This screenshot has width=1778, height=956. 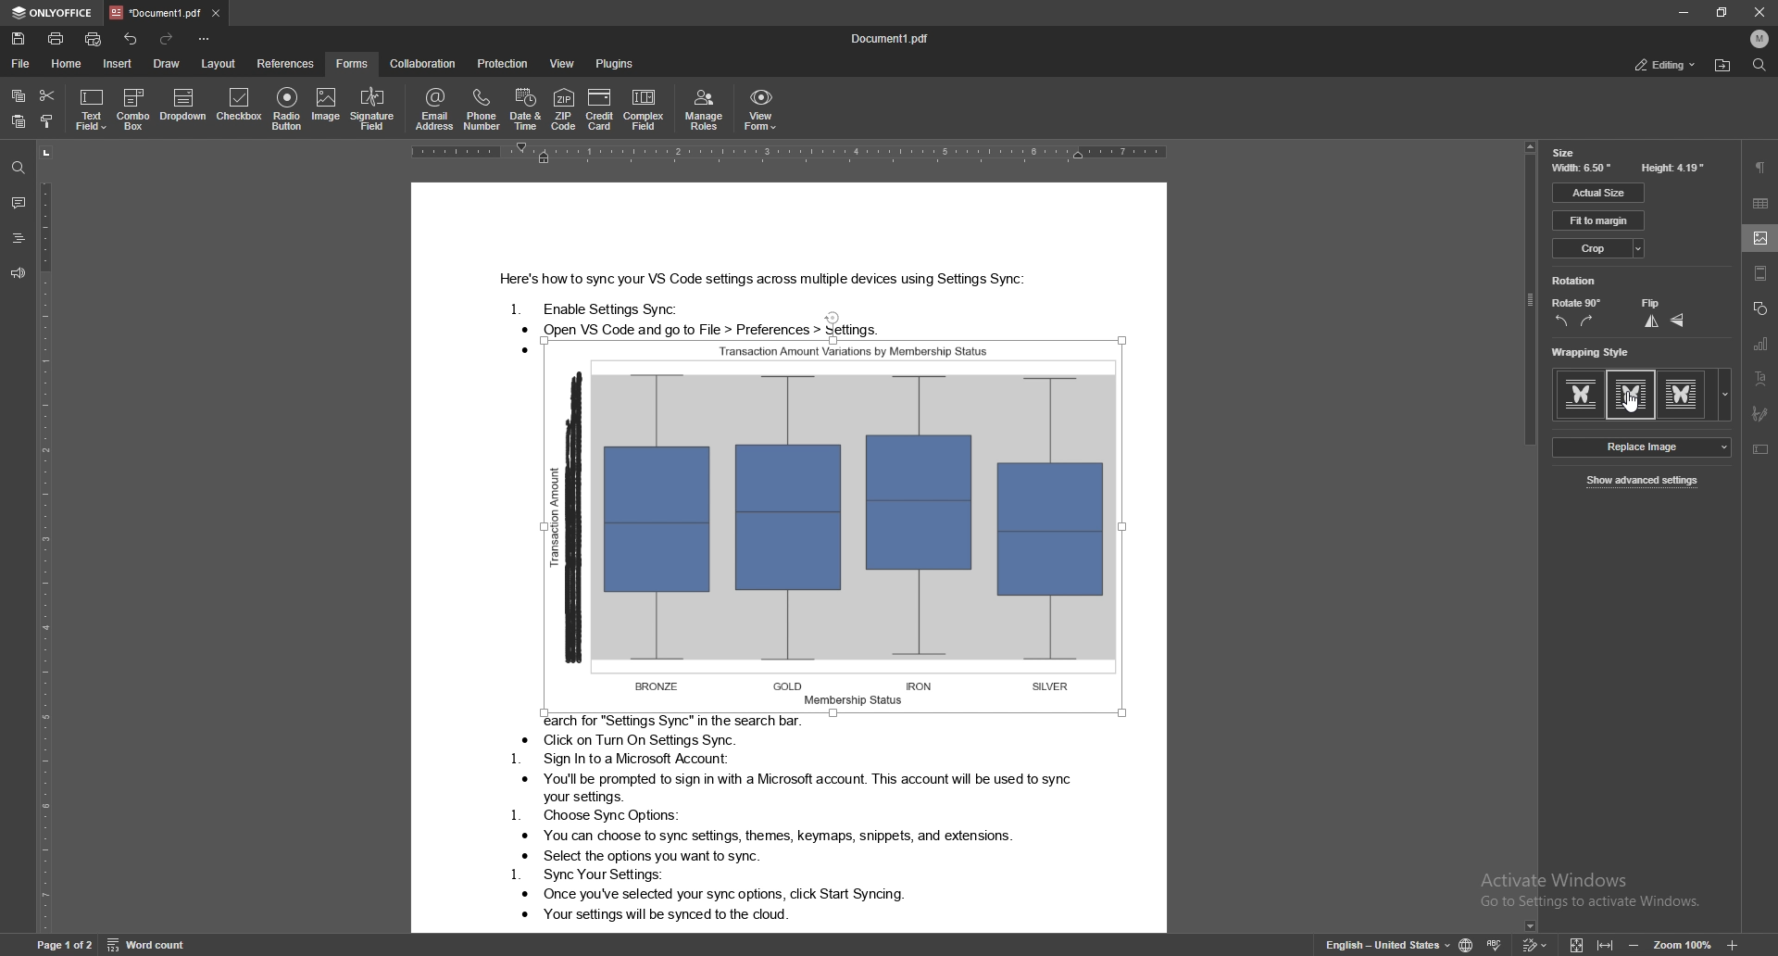 I want to click on style 1, so click(x=1579, y=395).